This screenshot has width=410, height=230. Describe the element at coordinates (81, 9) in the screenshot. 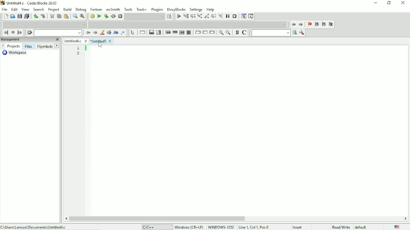

I see `Debug` at that location.